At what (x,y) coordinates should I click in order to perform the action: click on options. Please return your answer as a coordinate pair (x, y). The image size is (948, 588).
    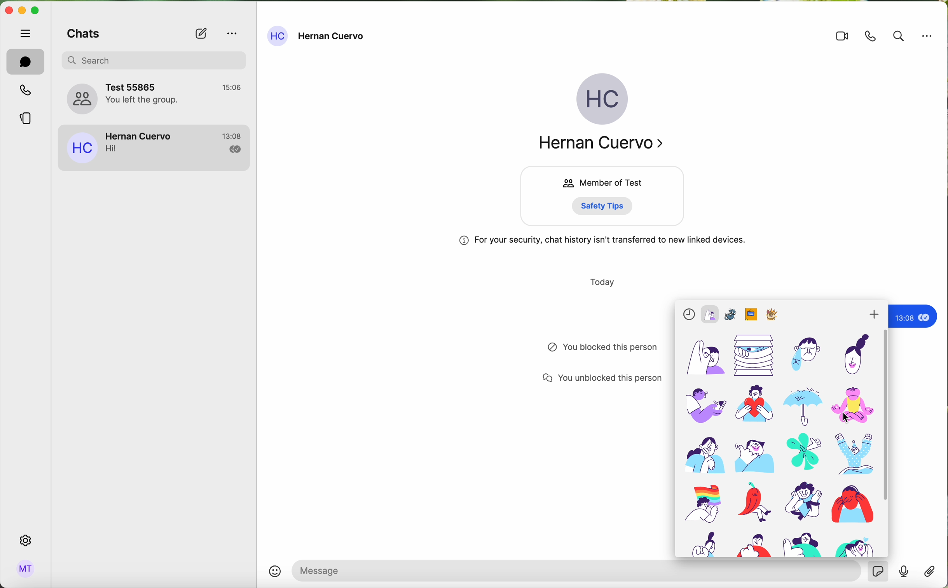
    Looking at the image, I should click on (927, 36).